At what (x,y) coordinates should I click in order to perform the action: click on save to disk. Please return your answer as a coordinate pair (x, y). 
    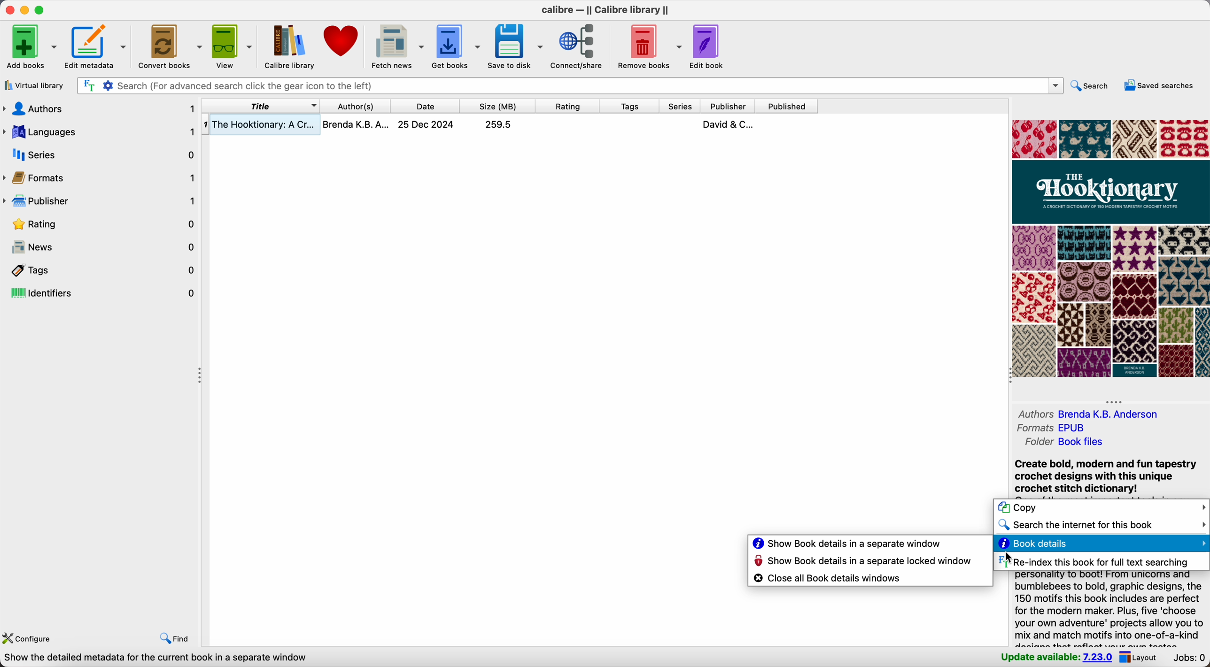
    Looking at the image, I should click on (517, 47).